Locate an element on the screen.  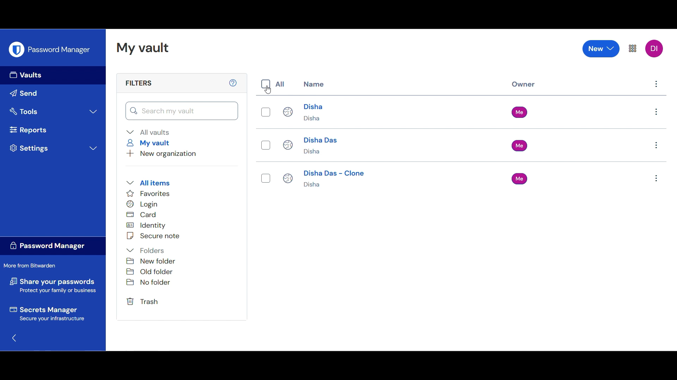
Settings for each item respectively is located at coordinates (657, 111).